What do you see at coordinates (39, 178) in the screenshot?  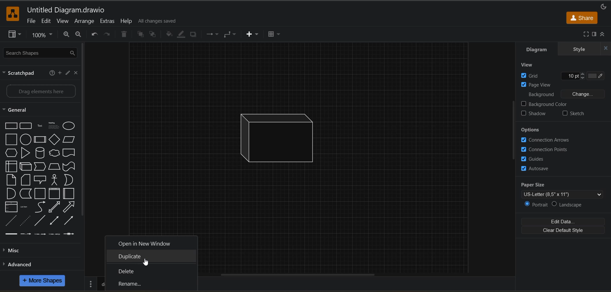 I see `shapes` at bounding box center [39, 178].